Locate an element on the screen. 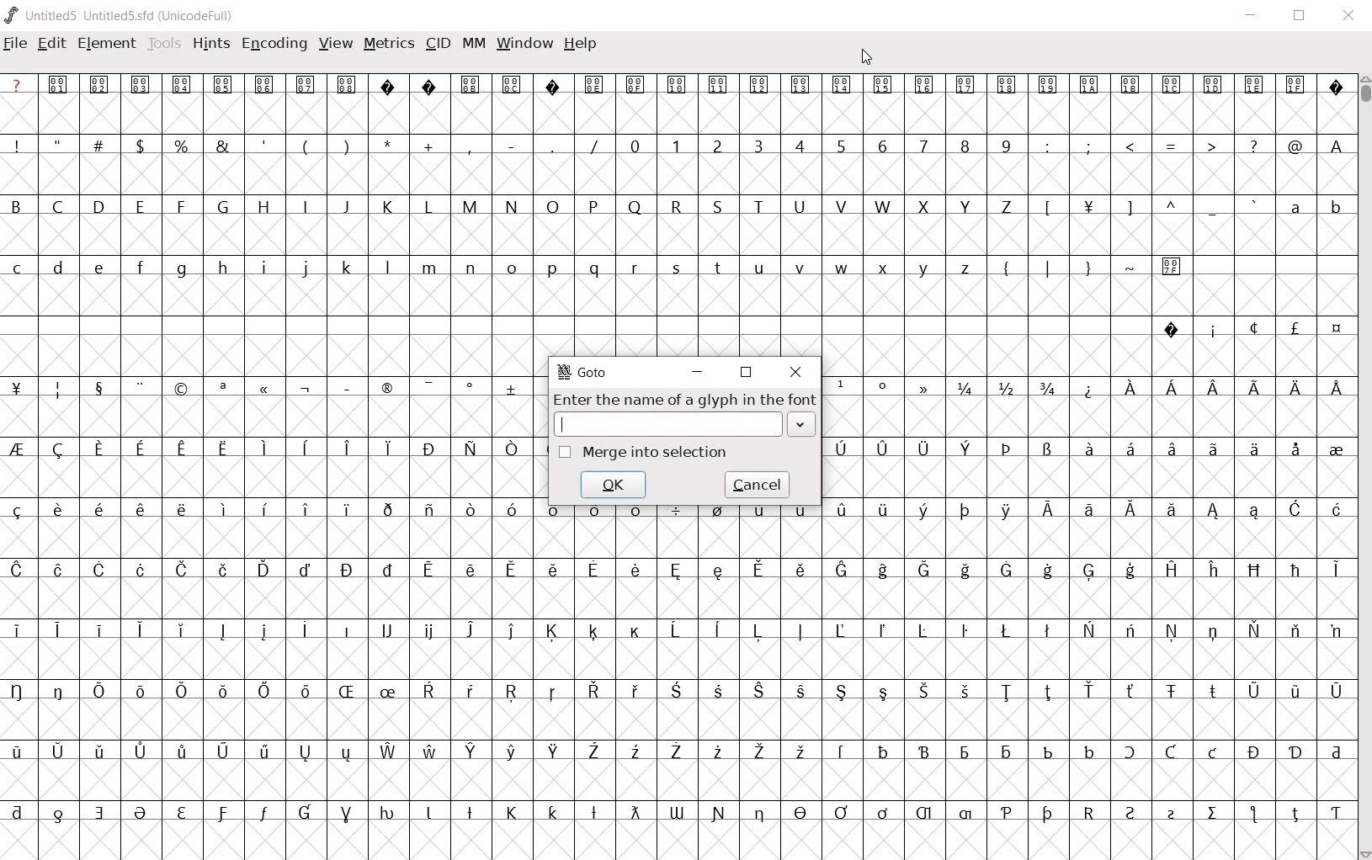 Image resolution: width=1372 pixels, height=860 pixels. Symbol is located at coordinates (428, 448).